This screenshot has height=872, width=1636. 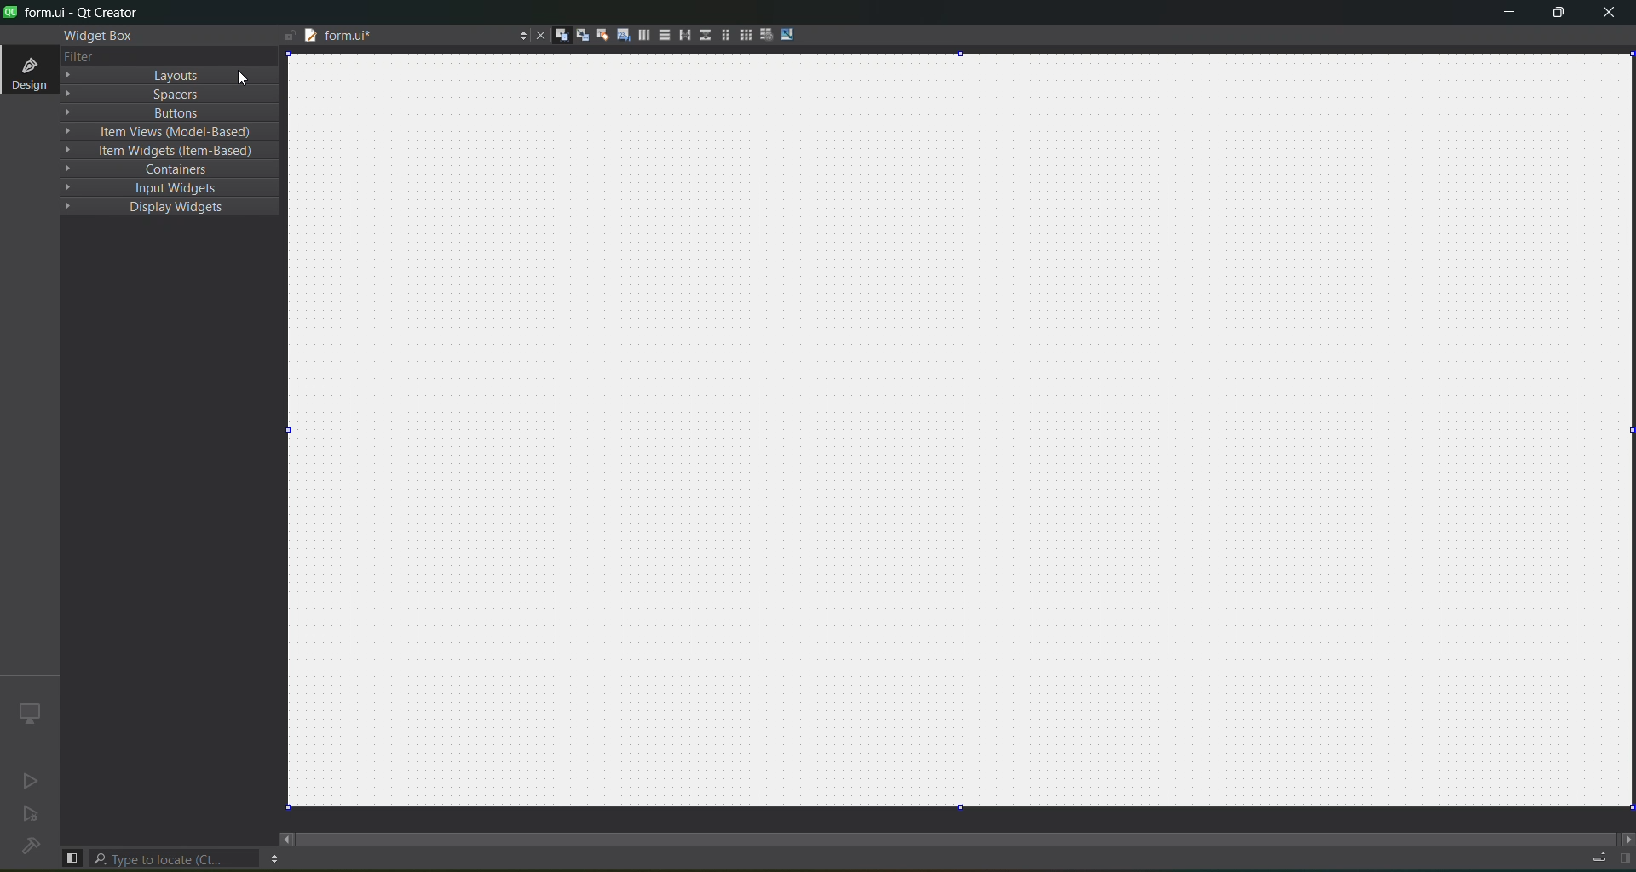 What do you see at coordinates (623, 38) in the screenshot?
I see `edit tab` at bounding box center [623, 38].